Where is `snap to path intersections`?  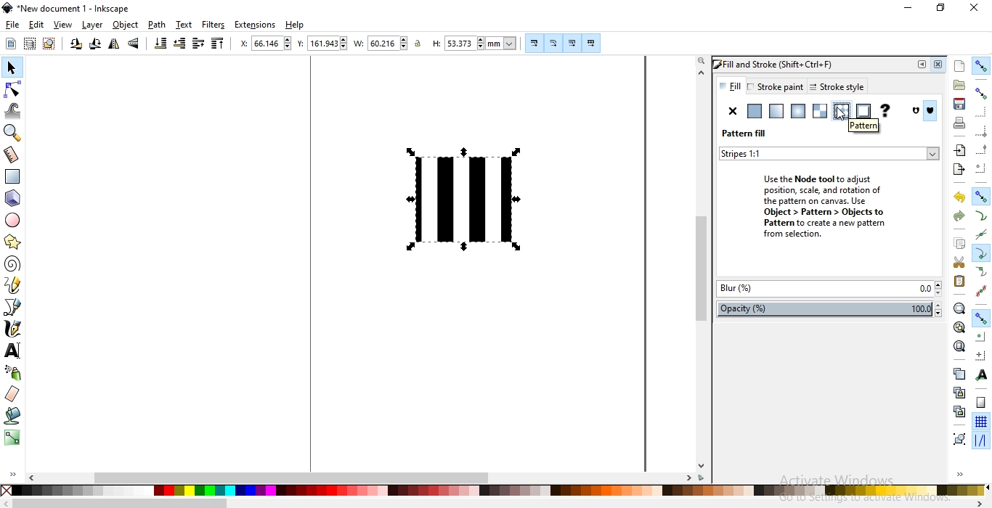
snap to path intersections is located at coordinates (980, 235).